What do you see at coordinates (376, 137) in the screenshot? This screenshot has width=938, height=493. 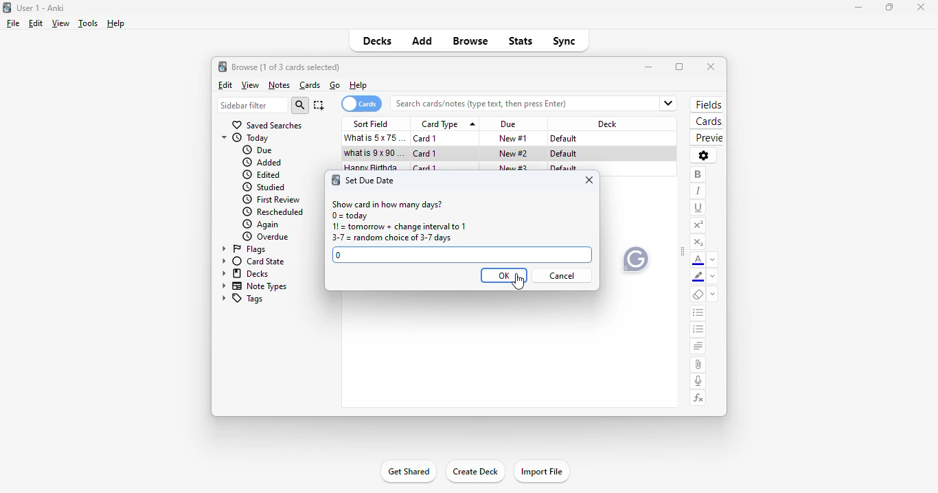 I see `what is 5x75=?` at bounding box center [376, 137].